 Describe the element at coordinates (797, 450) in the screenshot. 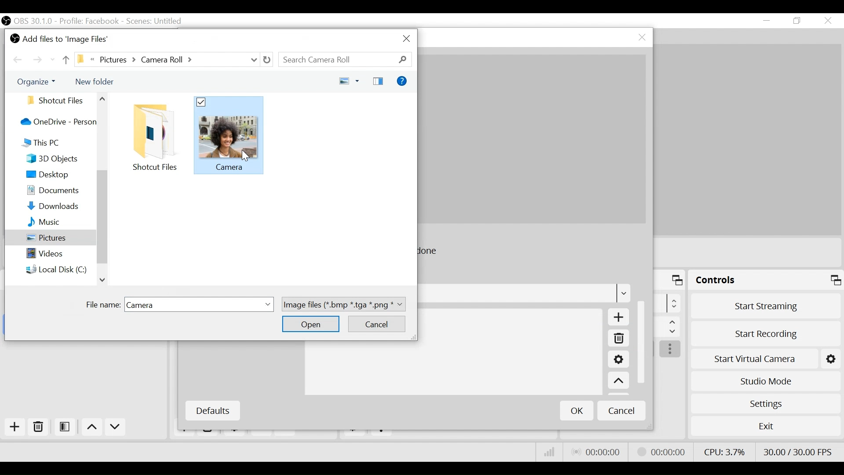

I see `Frame Per Second` at that location.